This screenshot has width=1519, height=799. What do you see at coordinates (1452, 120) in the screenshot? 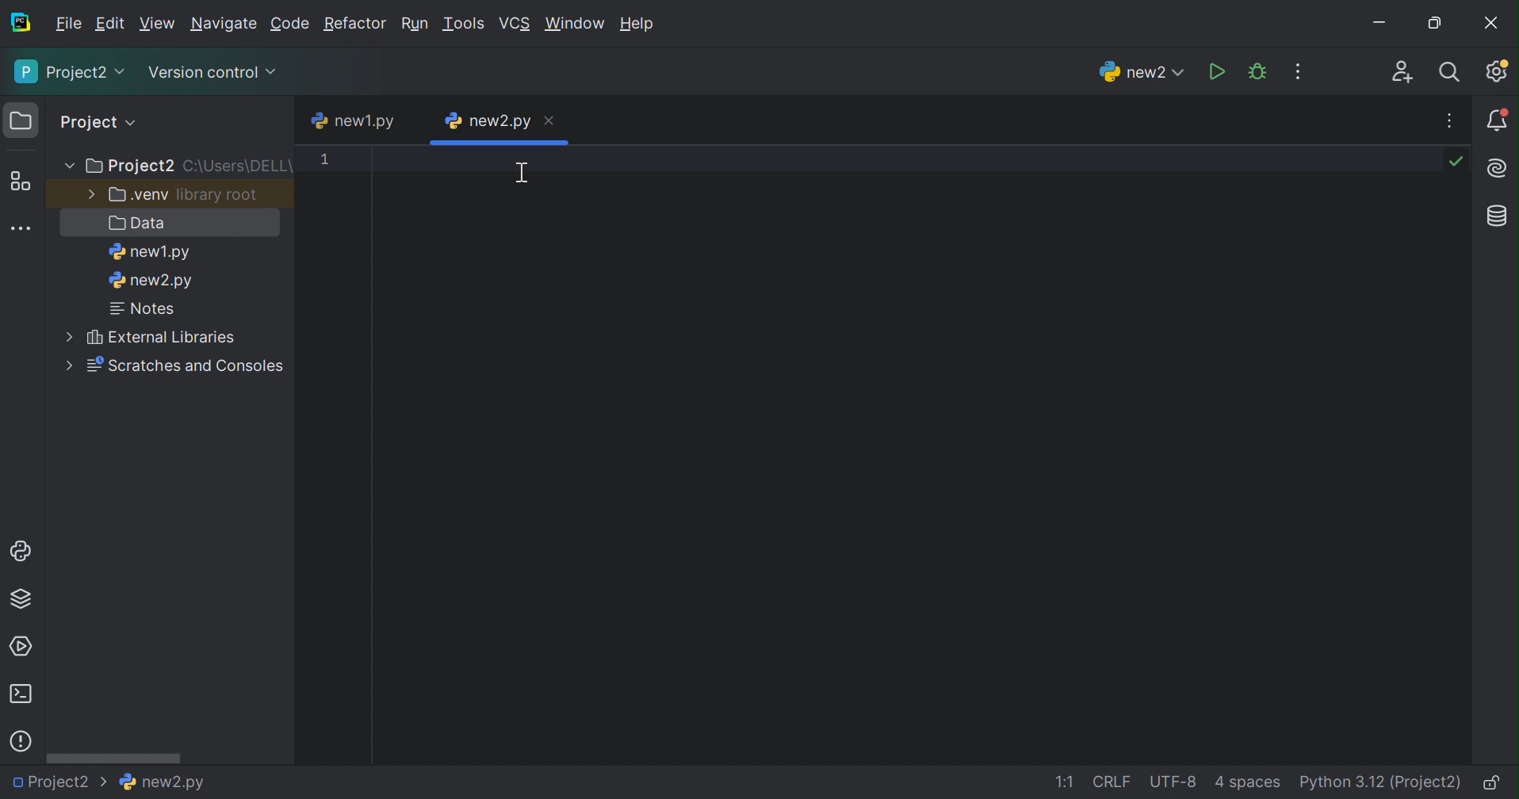
I see `Recent file, tab actions, and more` at bounding box center [1452, 120].